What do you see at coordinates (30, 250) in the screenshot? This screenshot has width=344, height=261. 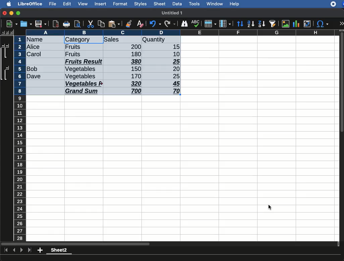 I see `last sheet` at bounding box center [30, 250].